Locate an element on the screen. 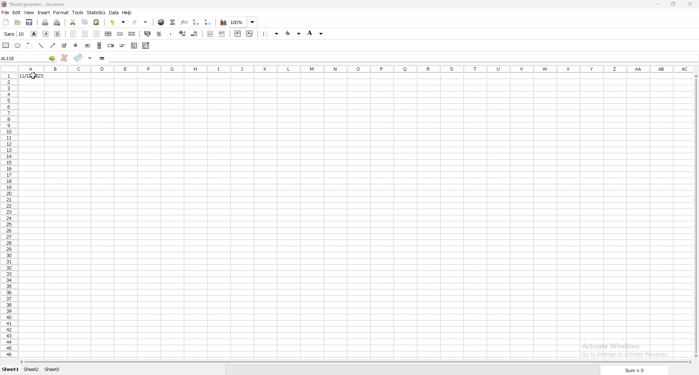  scroll bar is located at coordinates (695, 216).